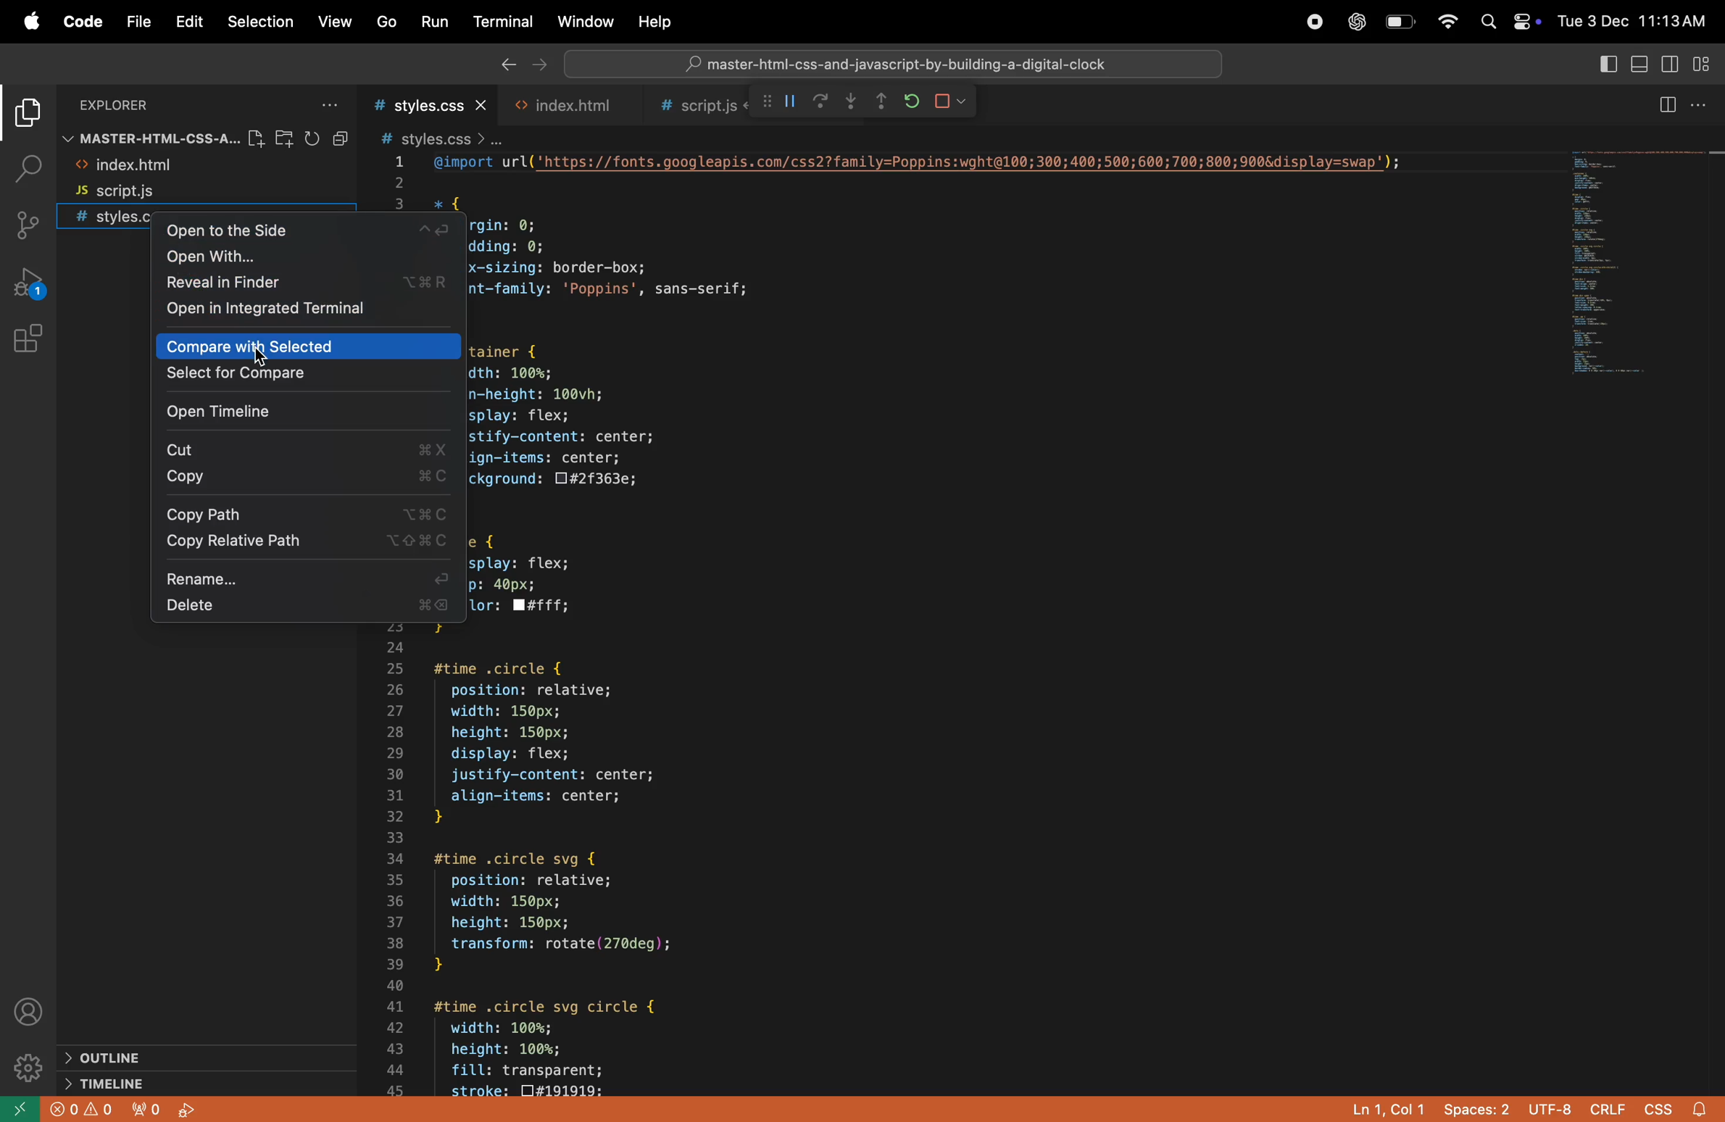 Image resolution: width=1725 pixels, height=1122 pixels. I want to click on Cursor, so click(265, 362).